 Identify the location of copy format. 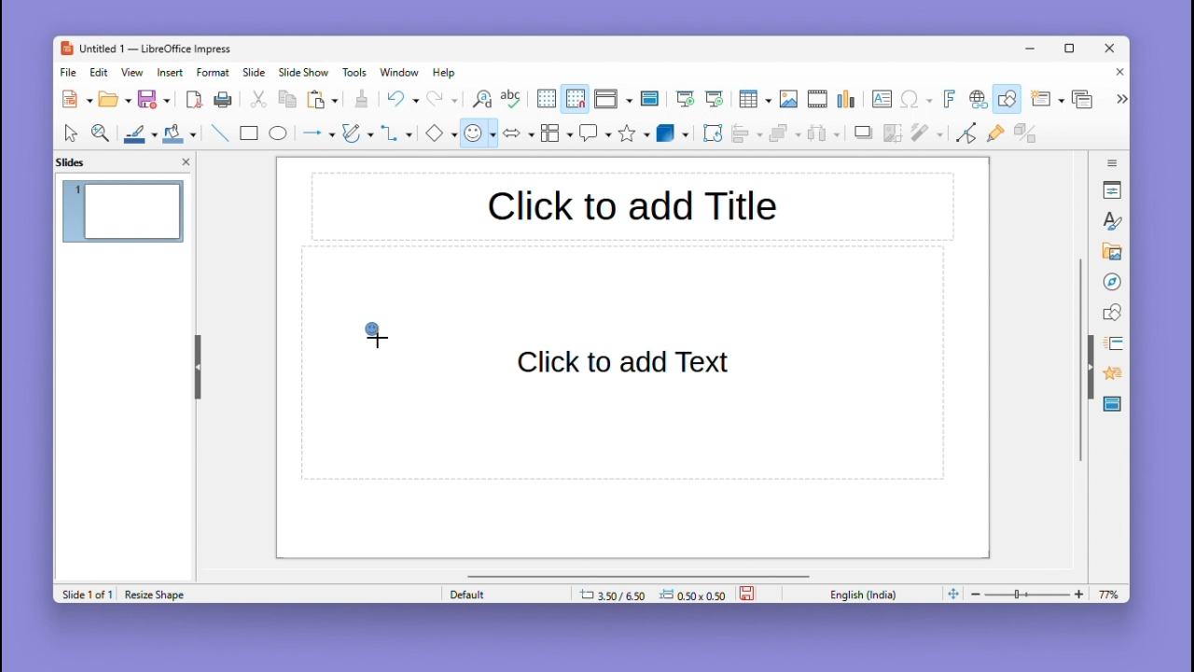
(360, 101).